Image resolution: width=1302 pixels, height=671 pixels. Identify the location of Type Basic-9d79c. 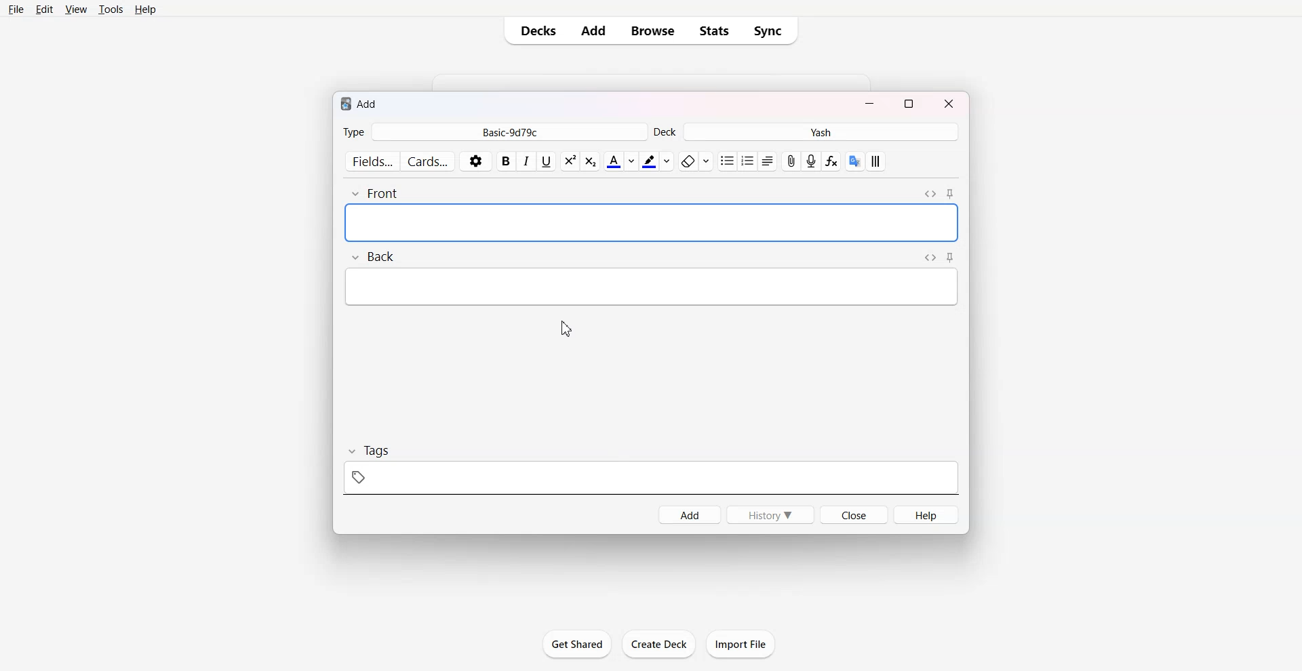
(494, 131).